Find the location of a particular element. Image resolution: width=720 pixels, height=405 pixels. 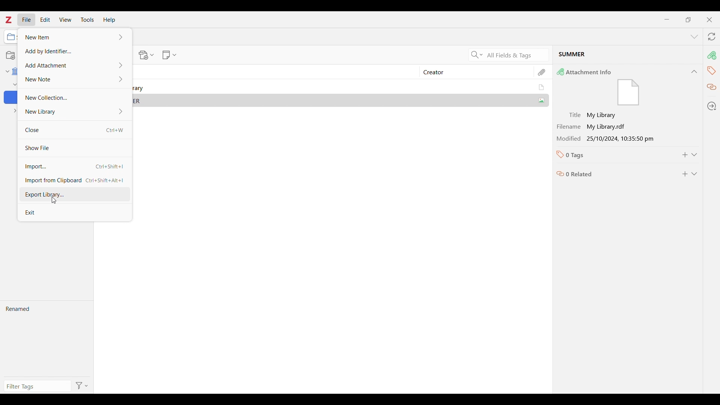

Add by identifier is located at coordinates (74, 51).